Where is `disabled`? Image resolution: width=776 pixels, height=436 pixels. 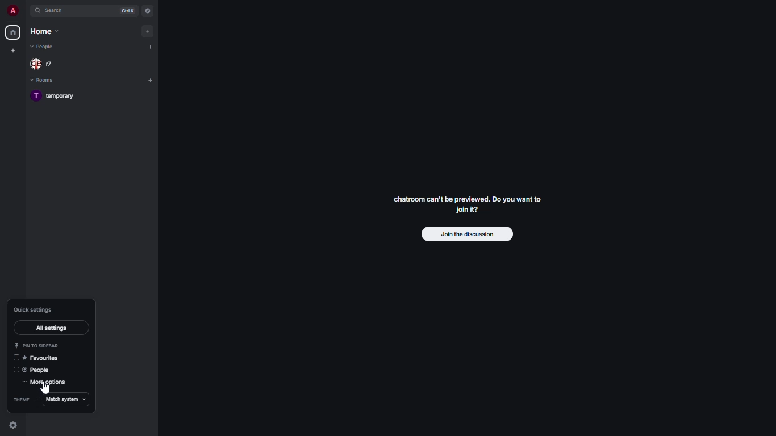 disabled is located at coordinates (15, 358).